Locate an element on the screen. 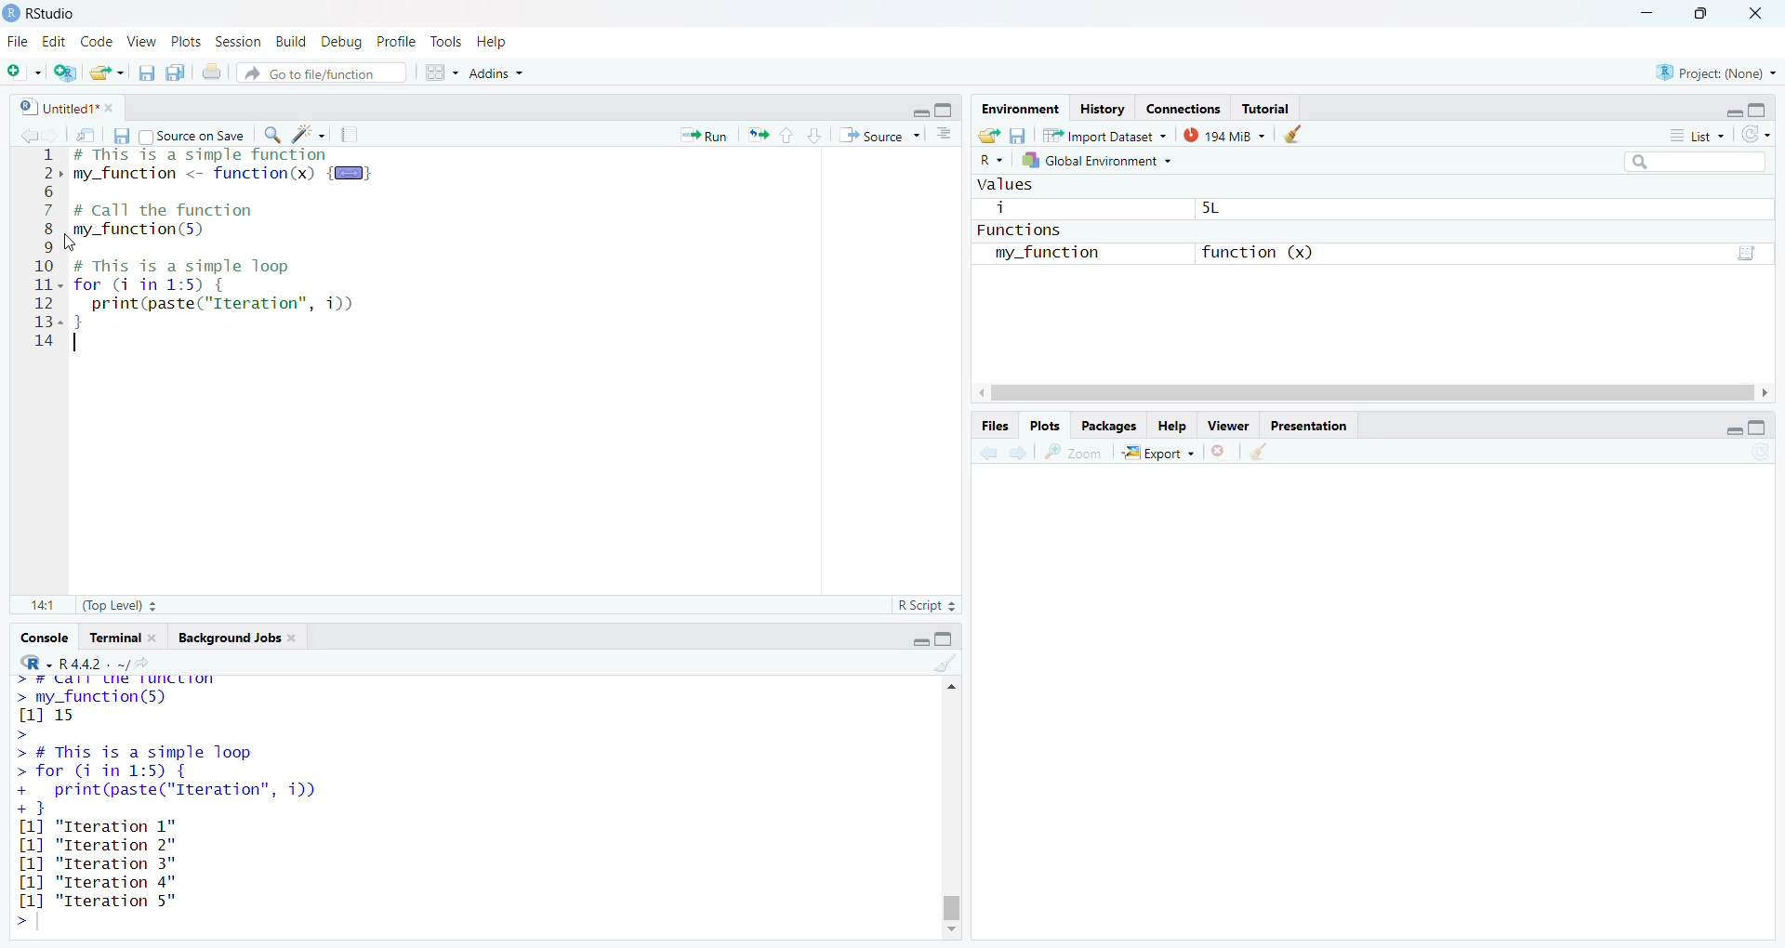  minimize is located at coordinates (1646, 11).